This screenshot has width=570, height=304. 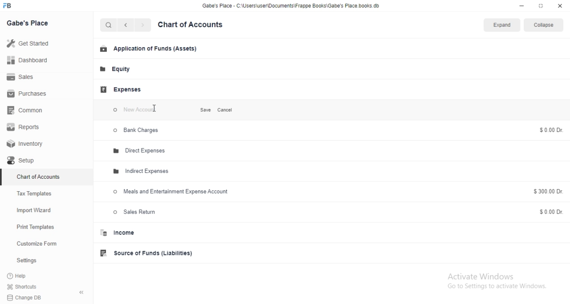 What do you see at coordinates (174, 192) in the screenshot?
I see ` Meals and Entertainment Expense Account` at bounding box center [174, 192].